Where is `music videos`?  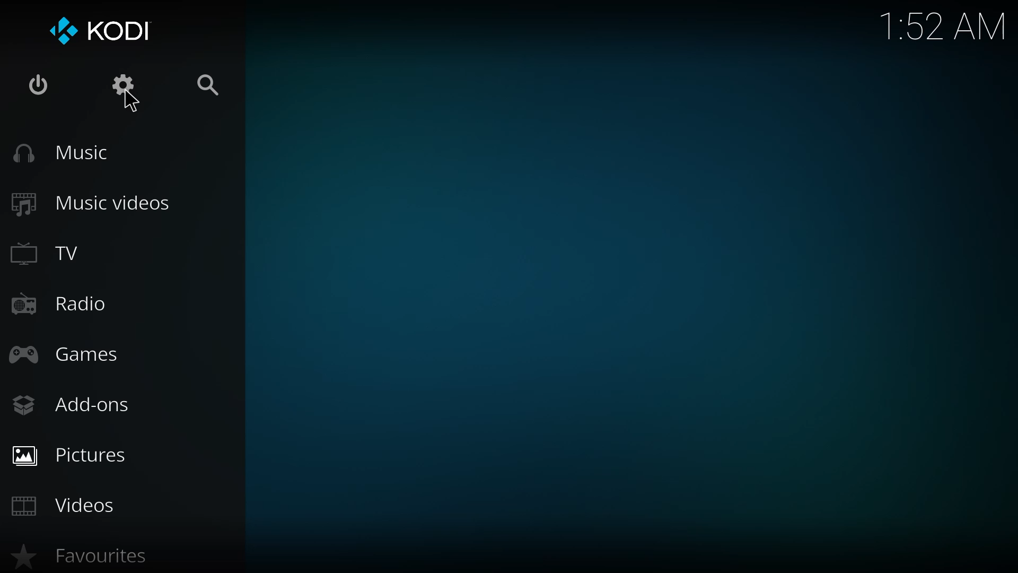 music videos is located at coordinates (95, 202).